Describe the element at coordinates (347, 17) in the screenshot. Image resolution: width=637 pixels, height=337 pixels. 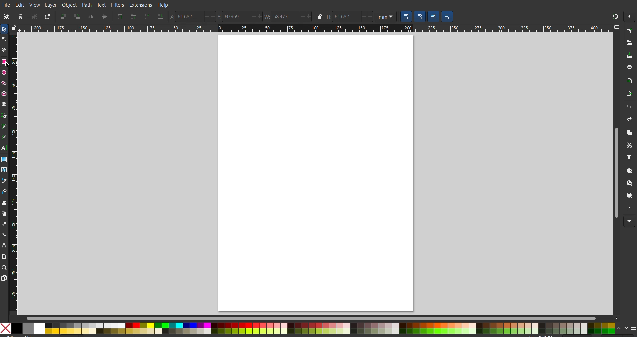
I see `61.682` at that location.